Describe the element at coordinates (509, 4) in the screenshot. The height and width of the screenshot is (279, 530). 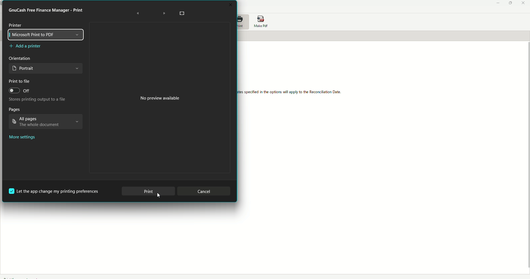
I see `Restore` at that location.